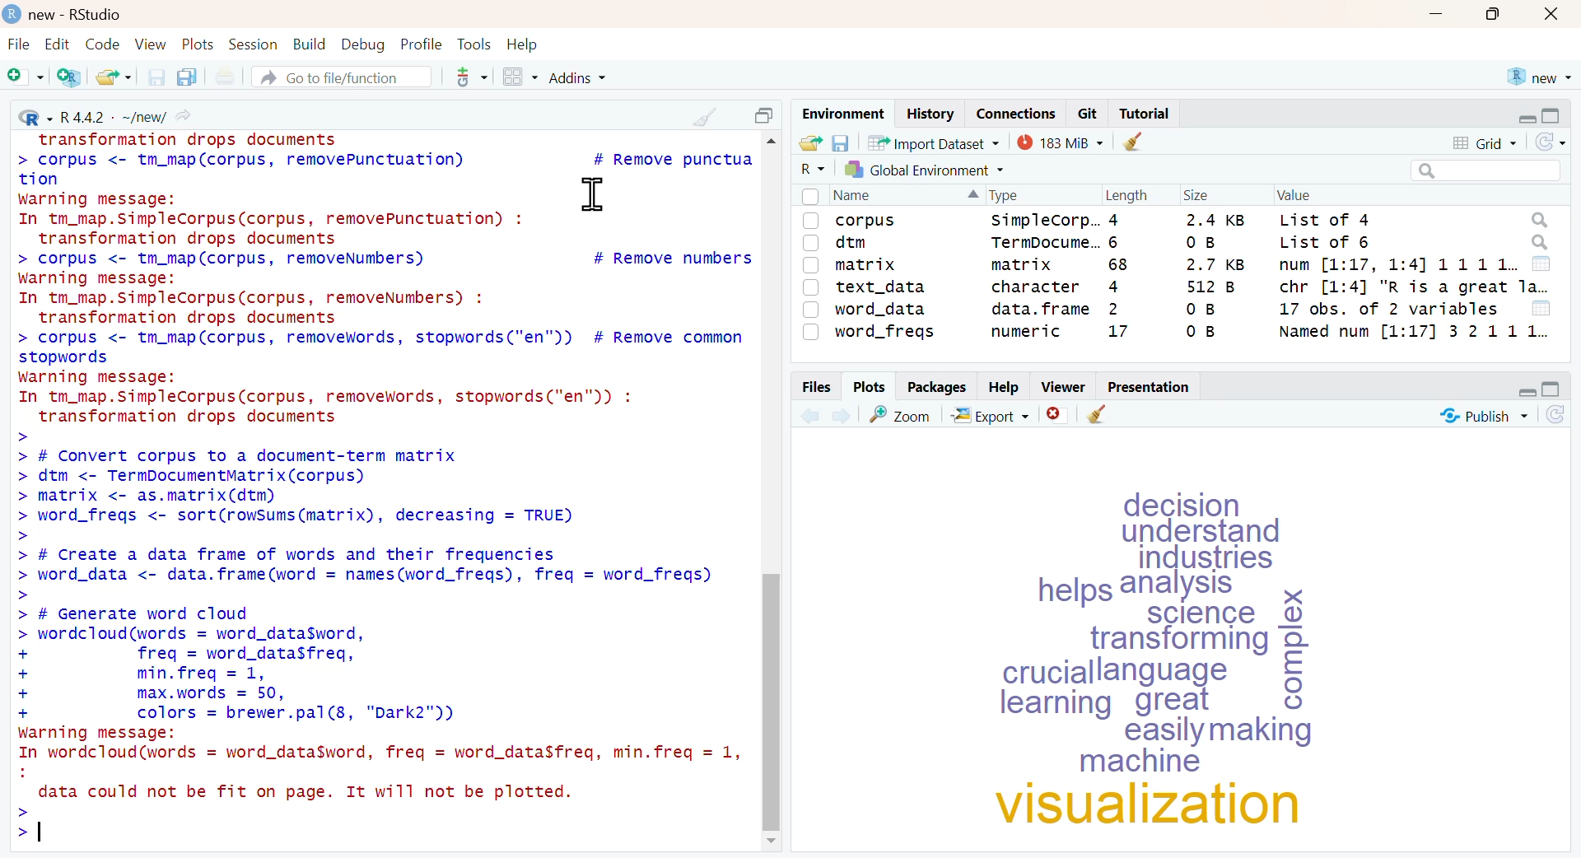 The height and width of the screenshot is (858, 1581). What do you see at coordinates (1003, 388) in the screenshot?
I see `Help` at bounding box center [1003, 388].